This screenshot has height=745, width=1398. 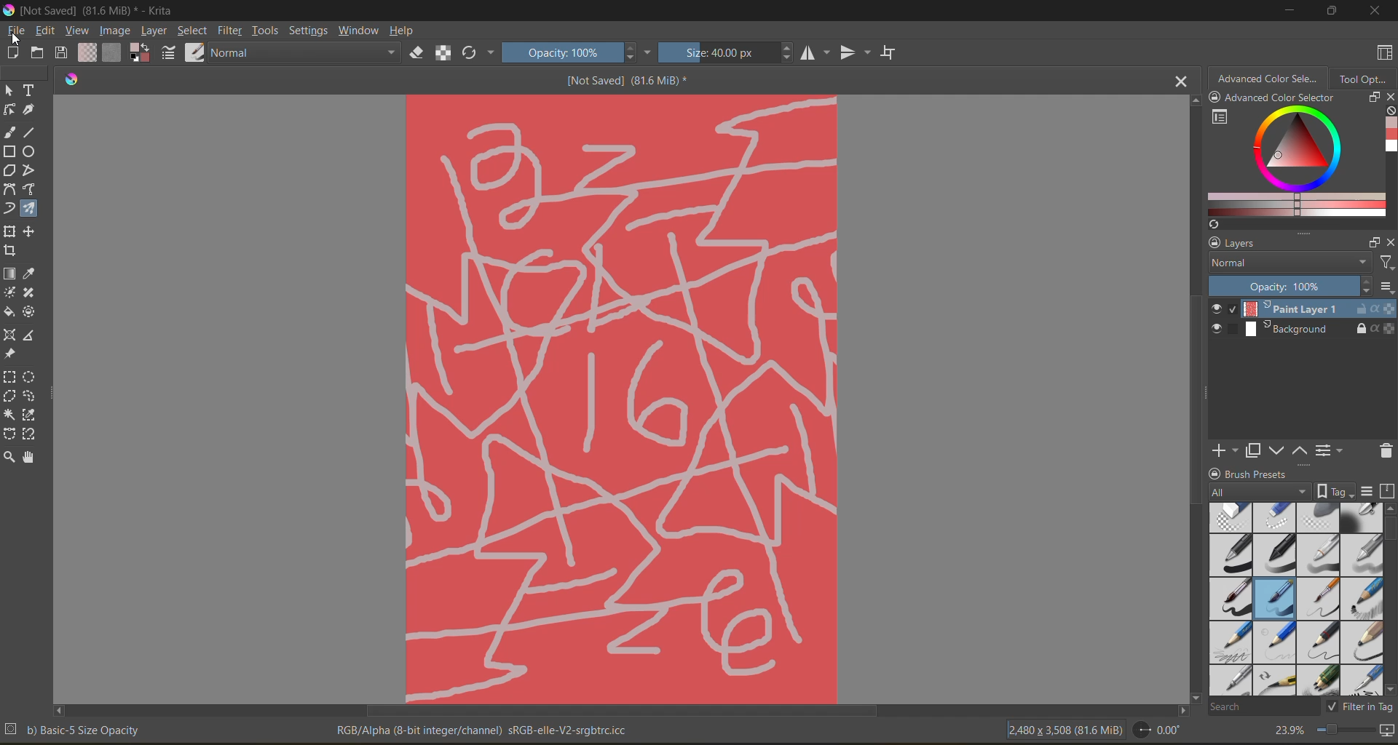 What do you see at coordinates (1218, 99) in the screenshot?
I see `lock/unlock docker` at bounding box center [1218, 99].